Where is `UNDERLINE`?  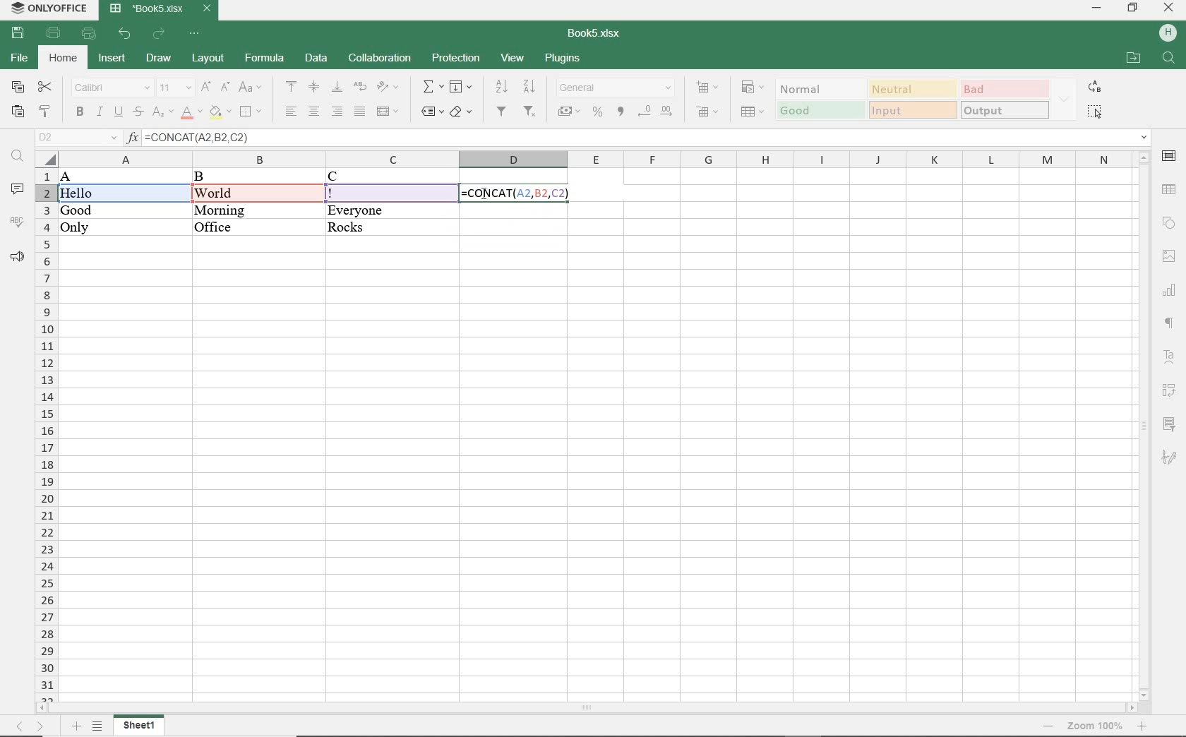 UNDERLINE is located at coordinates (119, 112).